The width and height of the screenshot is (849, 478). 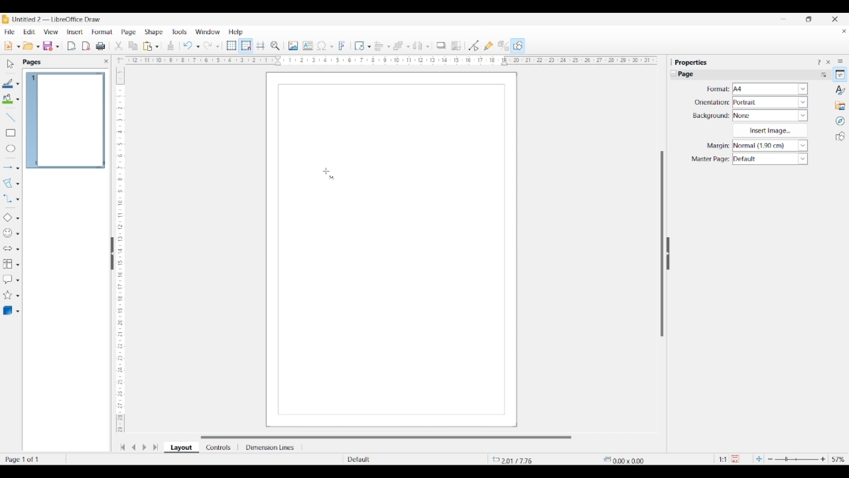 What do you see at coordinates (398, 46) in the screenshot?
I see `Selected arrangement` at bounding box center [398, 46].